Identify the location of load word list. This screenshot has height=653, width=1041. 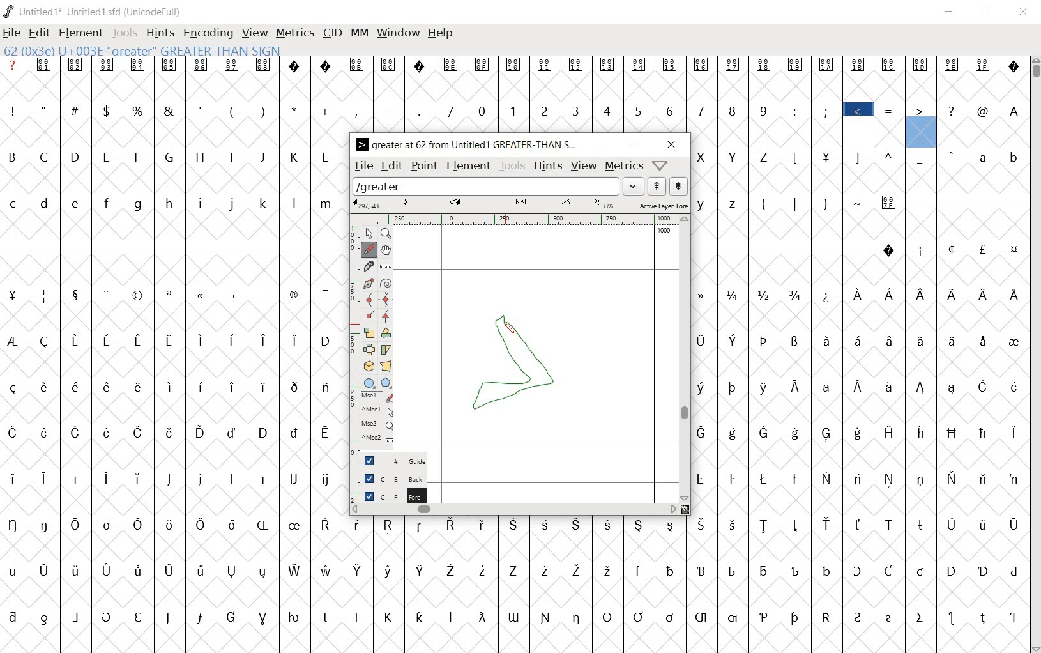
(499, 186).